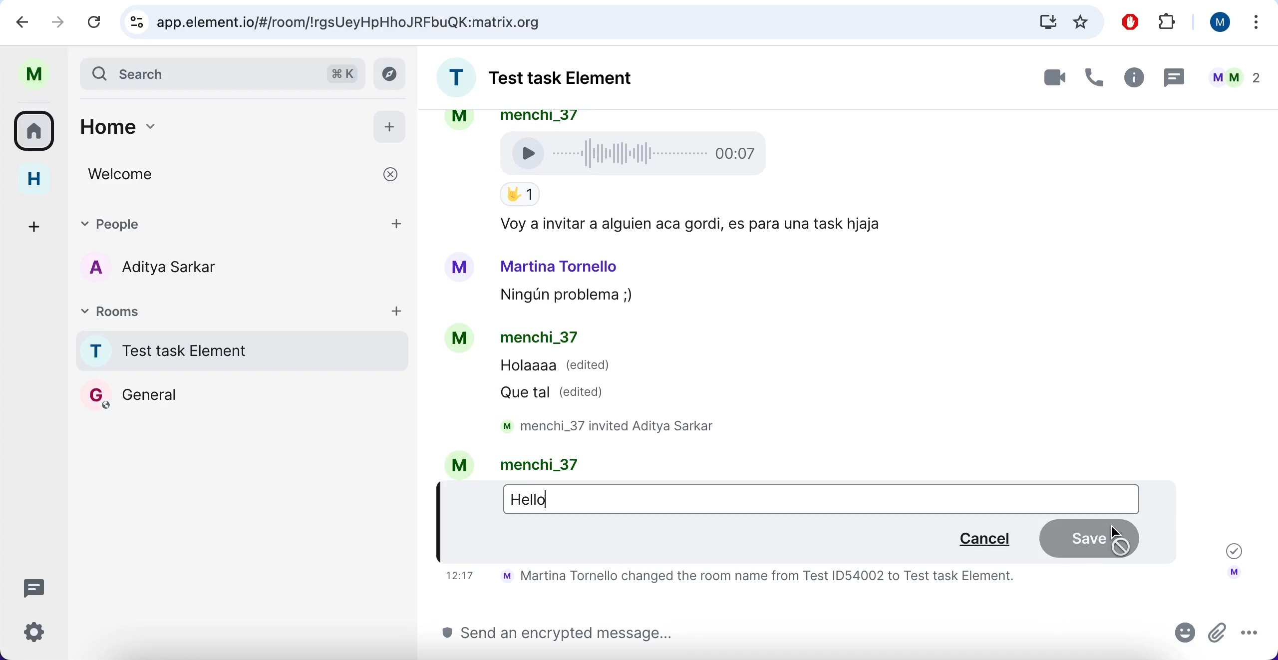  I want to click on emoji, so click(1185, 636).